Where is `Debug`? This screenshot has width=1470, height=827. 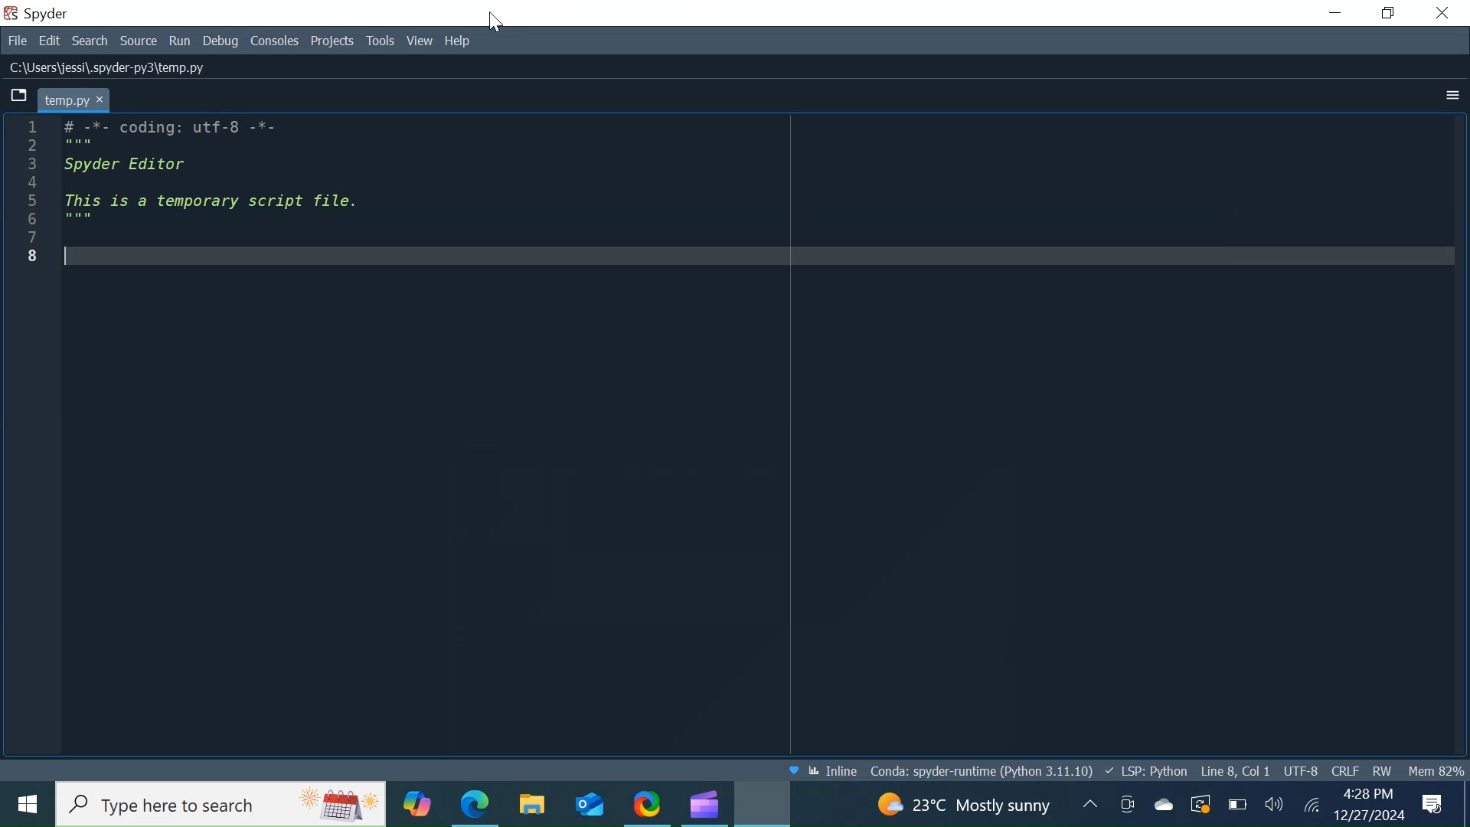
Debug is located at coordinates (222, 43).